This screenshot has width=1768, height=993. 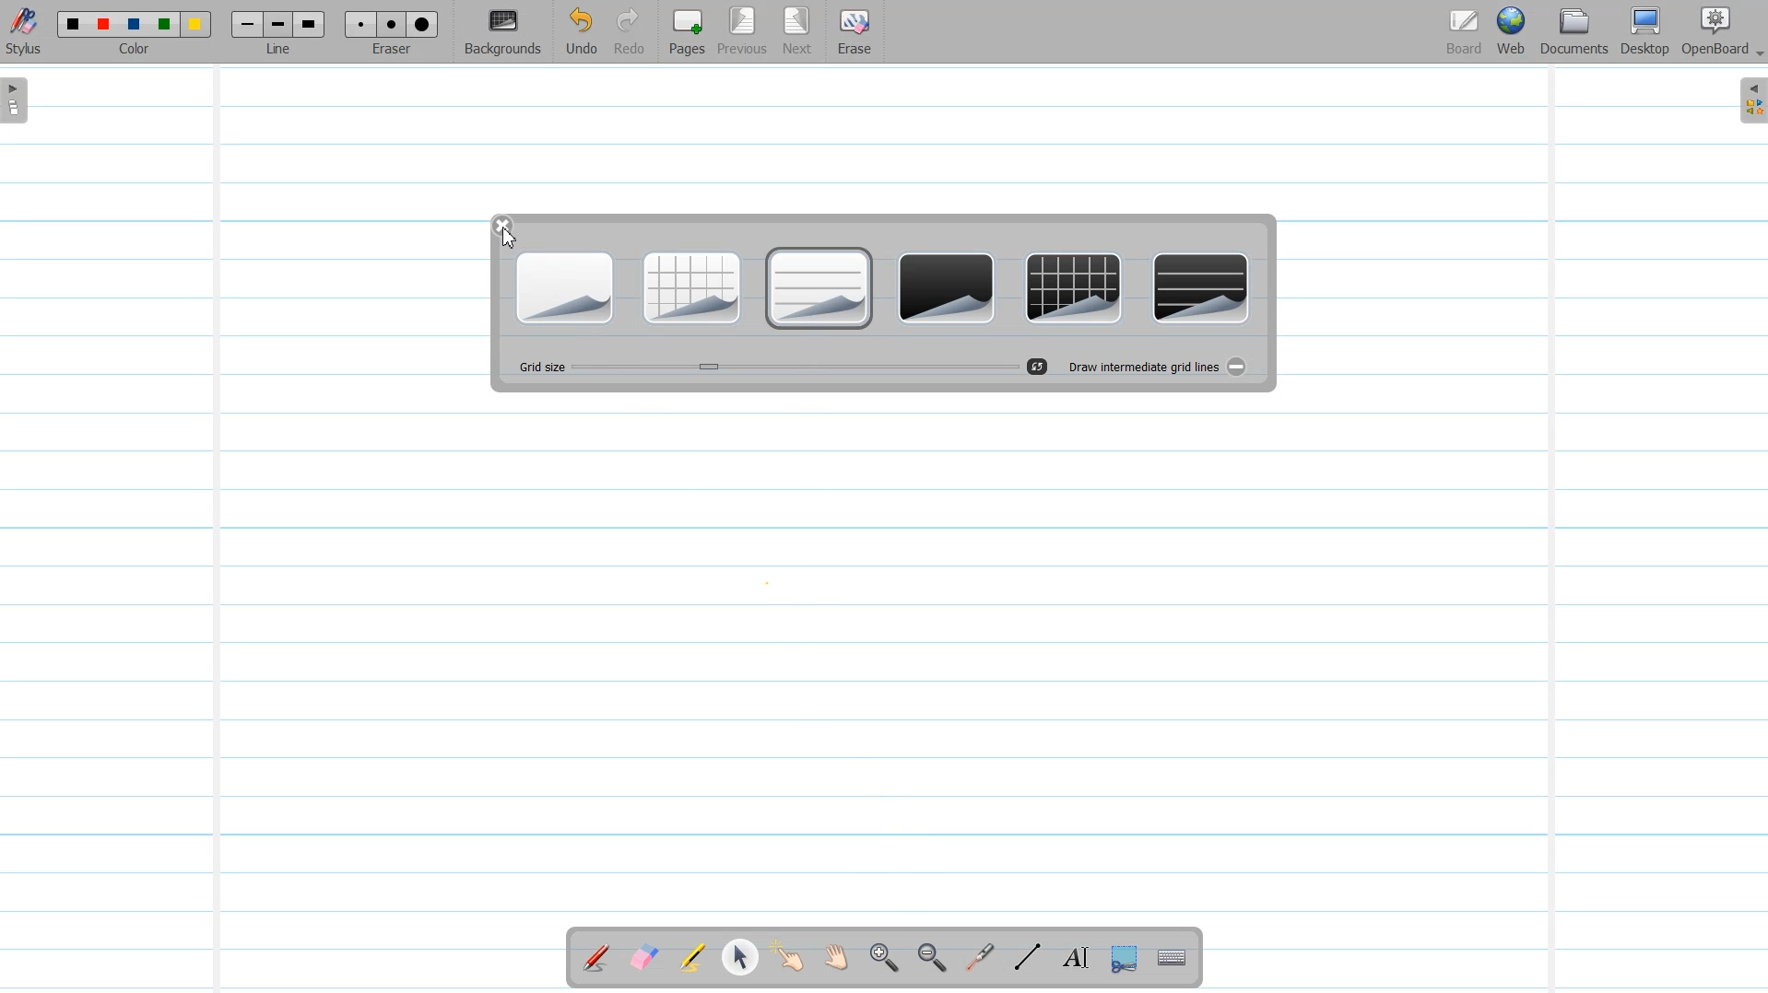 What do you see at coordinates (788, 959) in the screenshot?
I see `Interact With Item` at bounding box center [788, 959].